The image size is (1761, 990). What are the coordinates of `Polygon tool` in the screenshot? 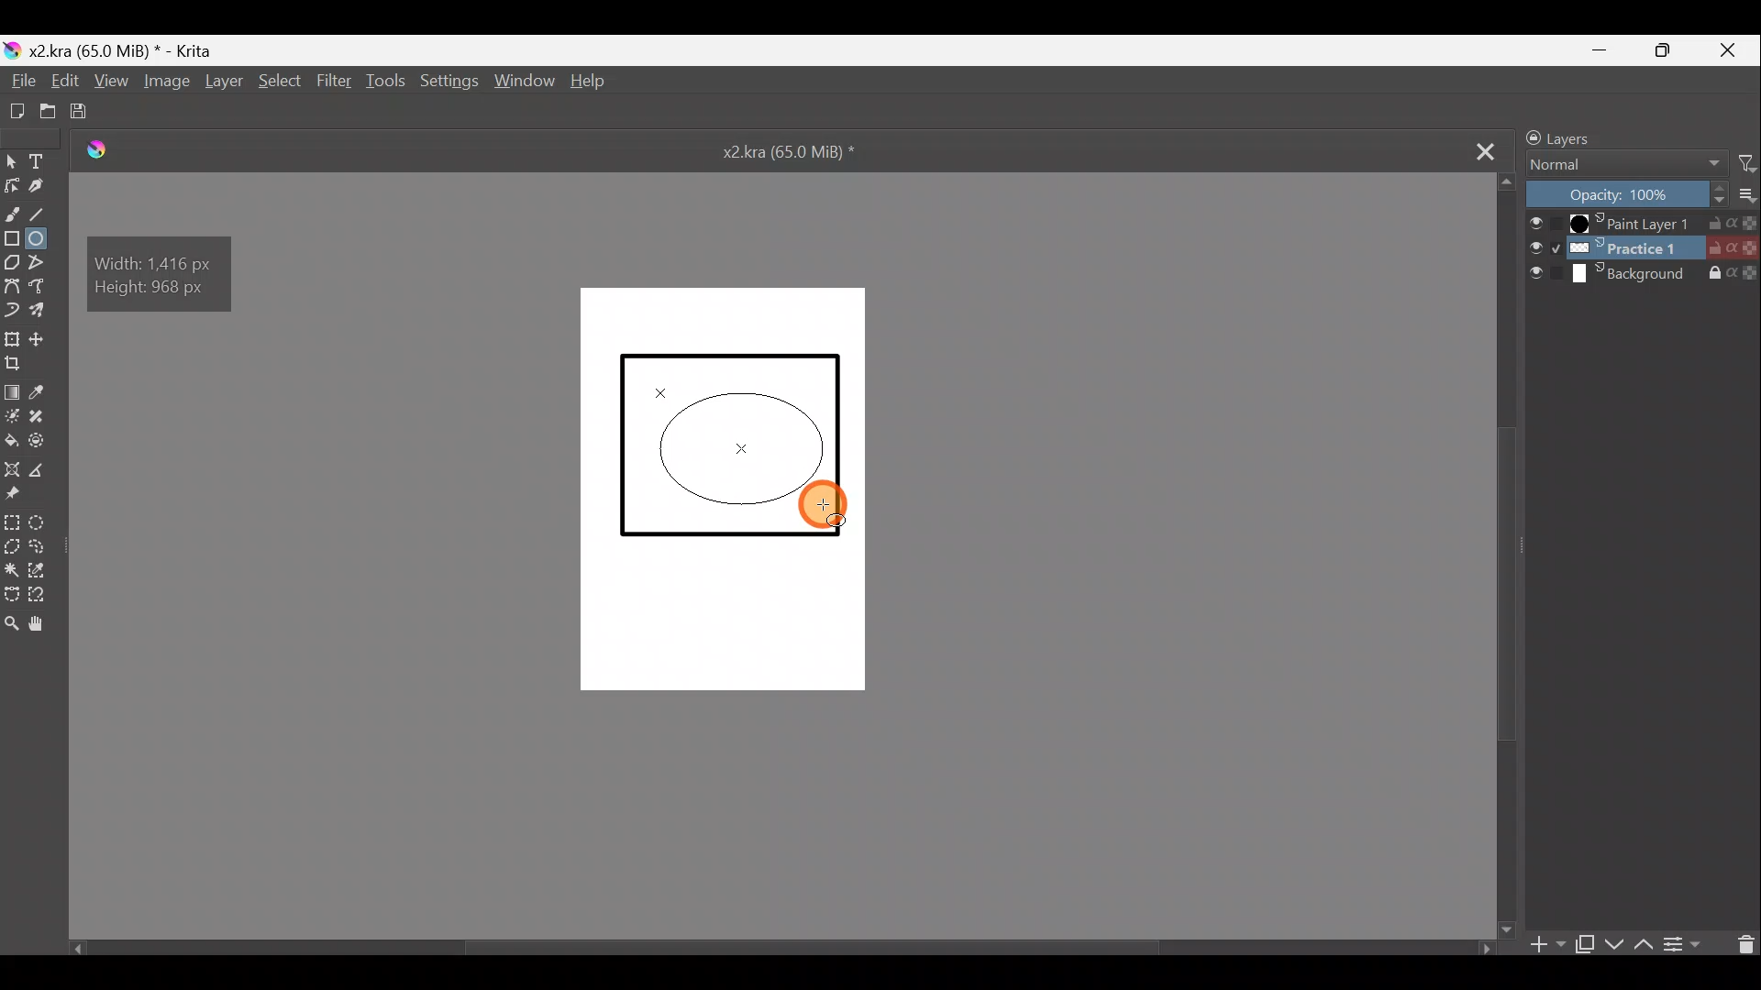 It's located at (11, 261).